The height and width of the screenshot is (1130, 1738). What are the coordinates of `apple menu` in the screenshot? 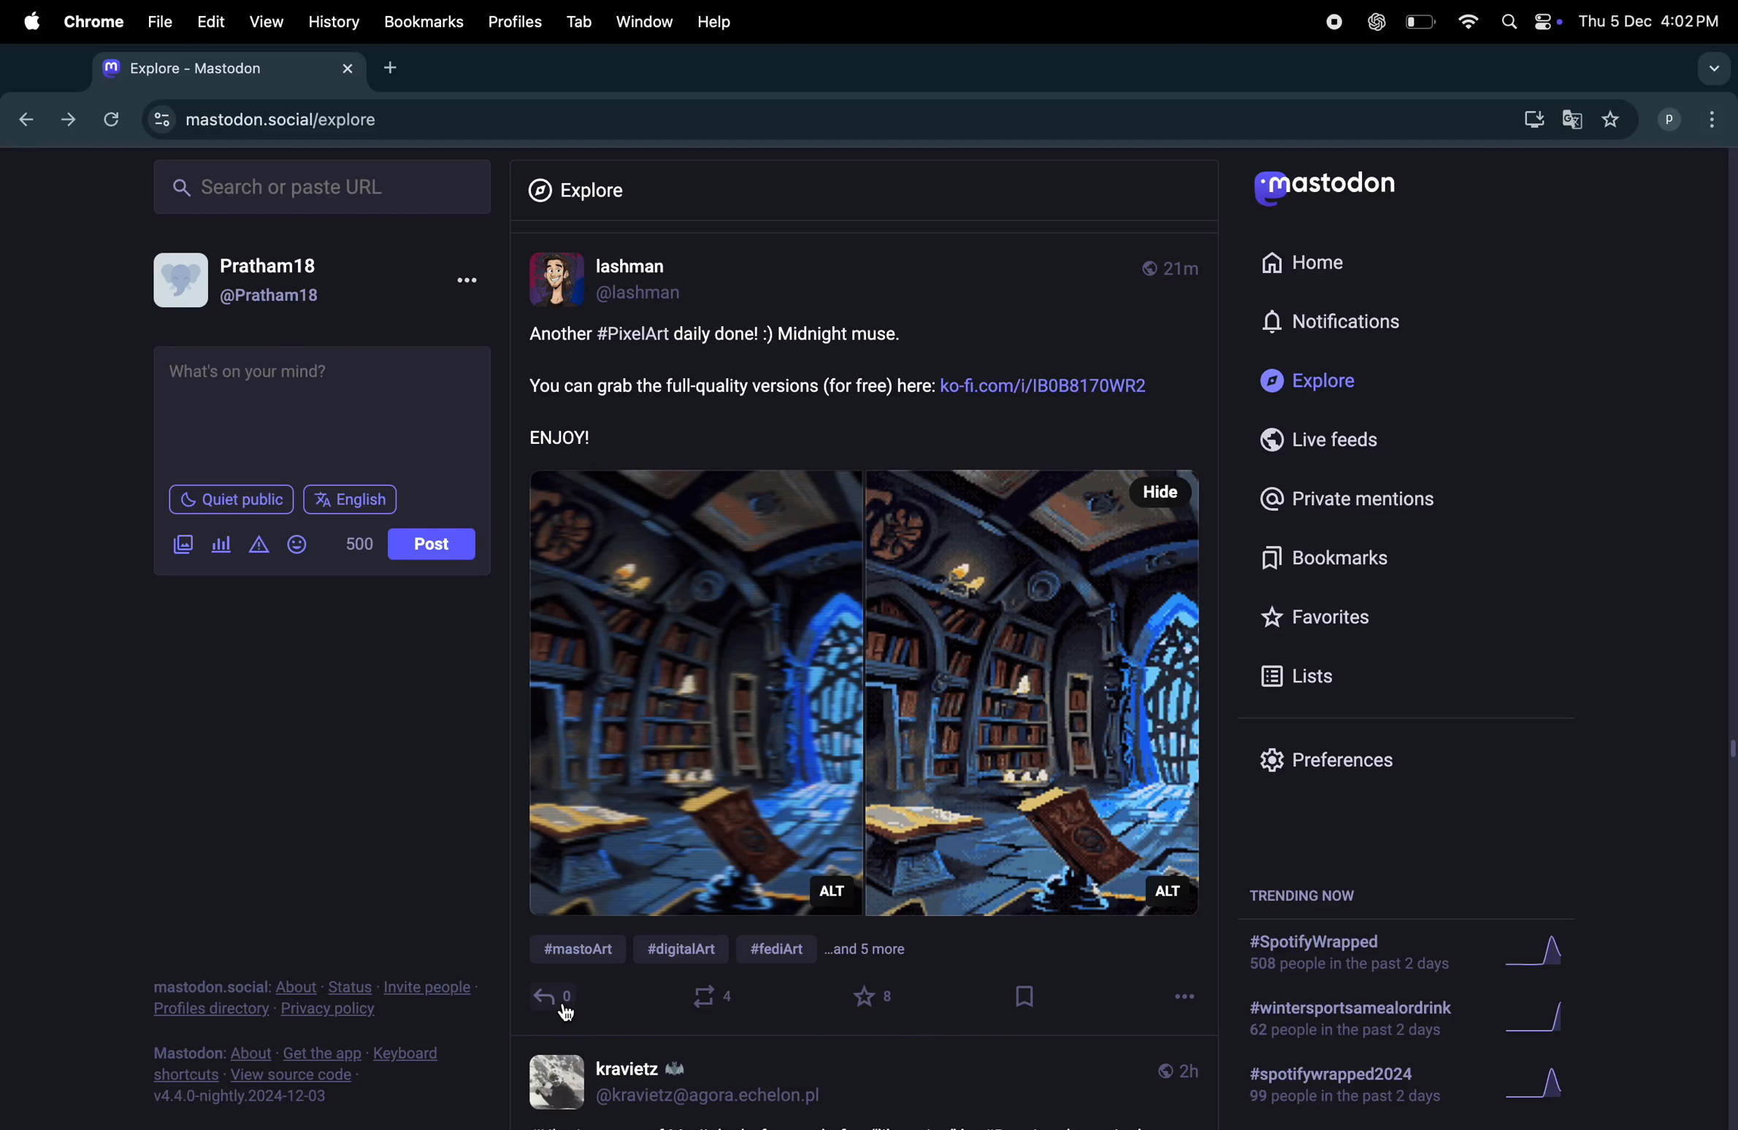 It's located at (28, 22).